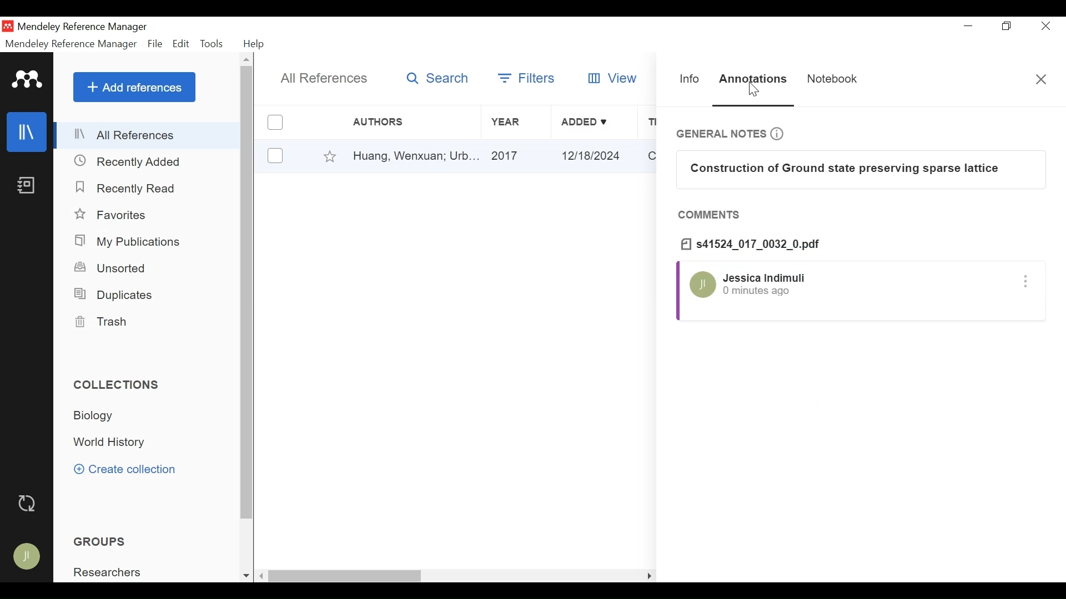 The height and width of the screenshot is (599, 1066). What do you see at coordinates (135, 87) in the screenshot?
I see `Add Reference` at bounding box center [135, 87].